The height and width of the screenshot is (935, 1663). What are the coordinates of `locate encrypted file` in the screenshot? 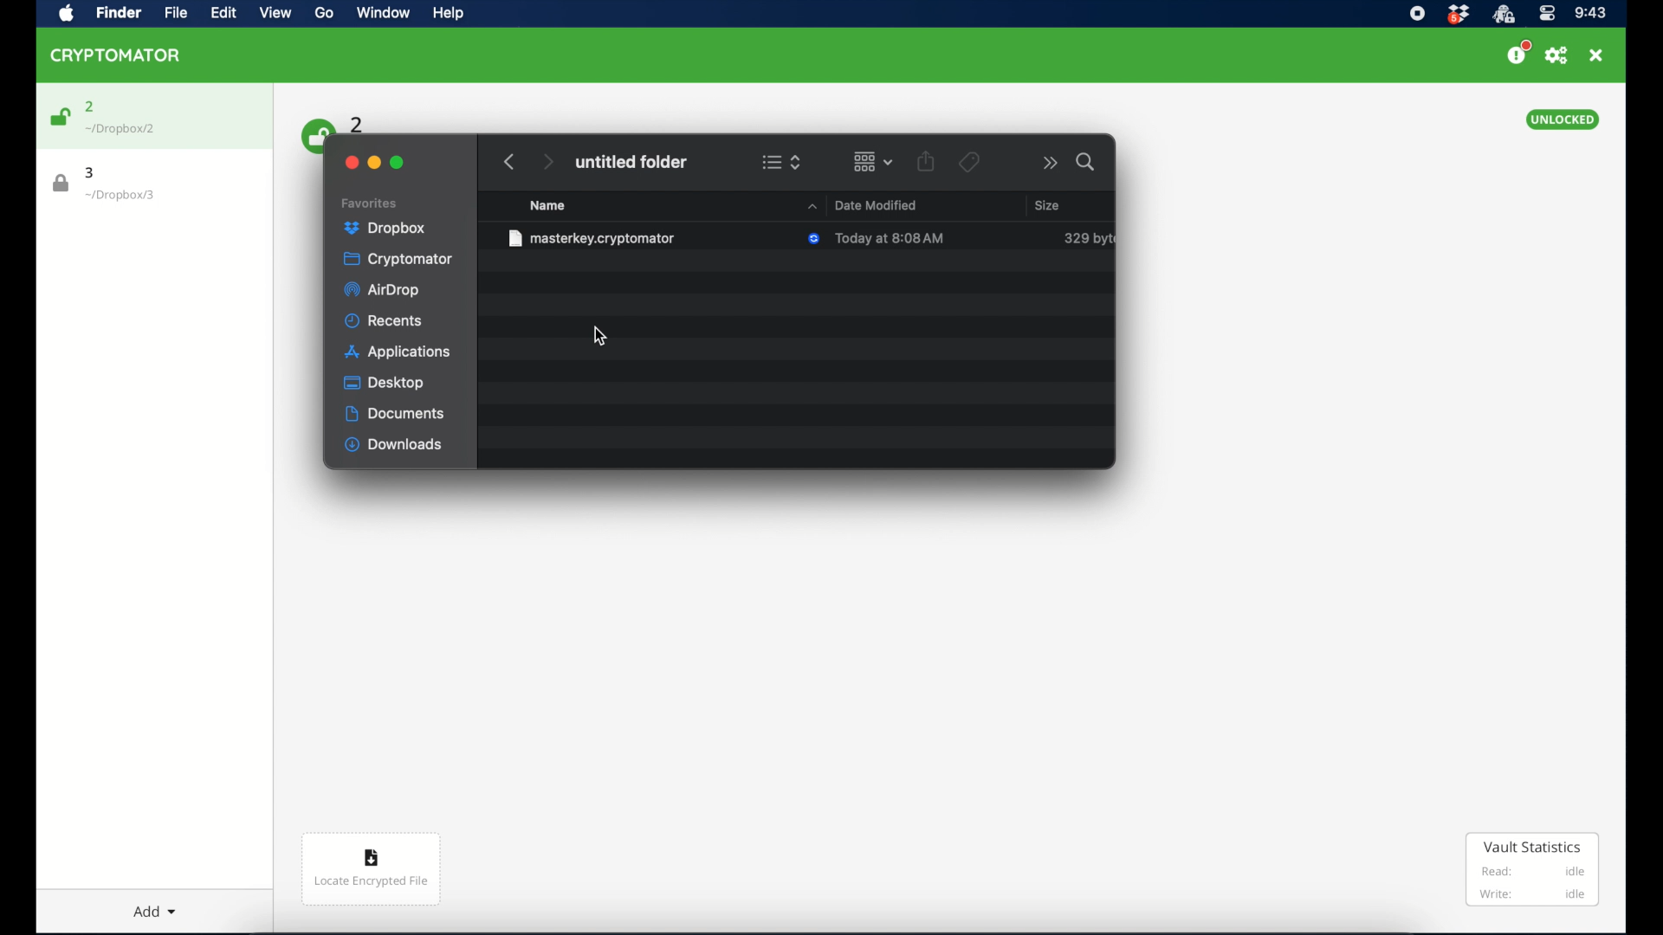 It's located at (371, 869).